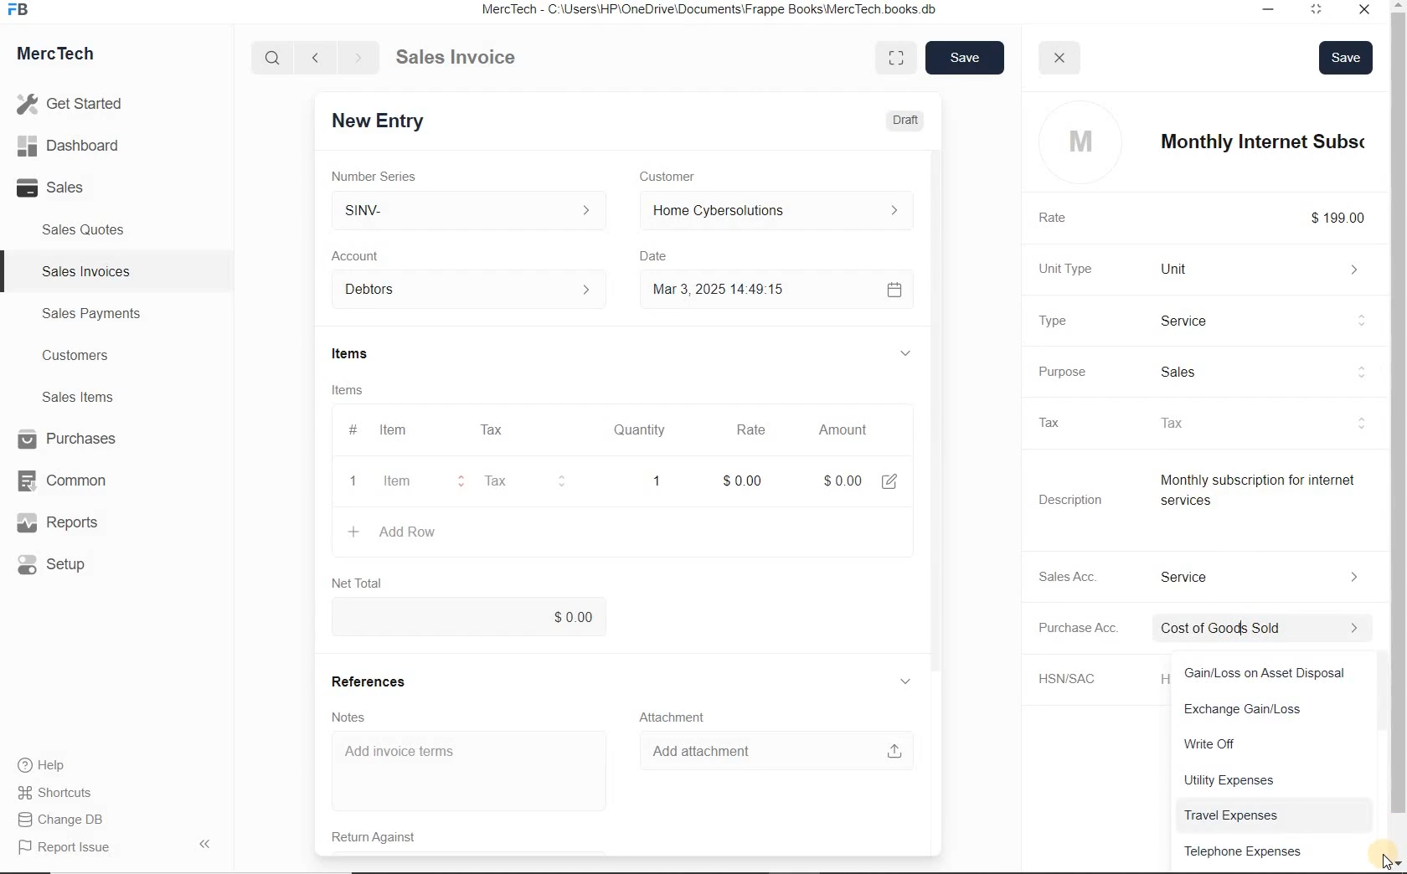  I want to click on Sales Quotes, so click(87, 229).